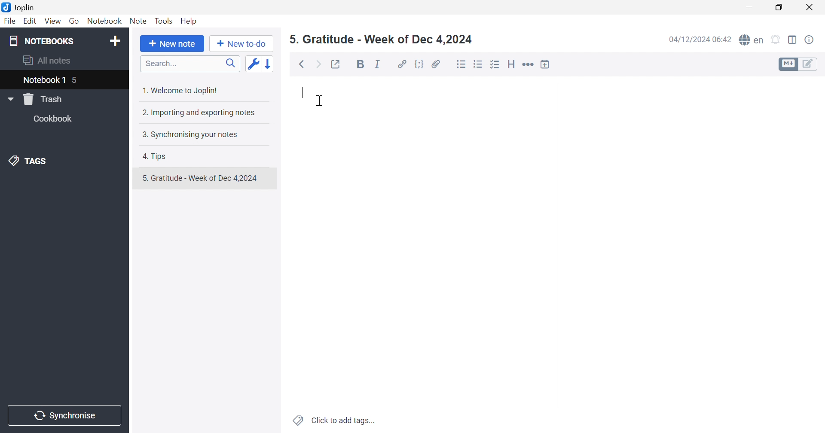 The width and height of the screenshot is (825, 433). Describe the element at coordinates (800, 65) in the screenshot. I see `Toggle editors` at that location.